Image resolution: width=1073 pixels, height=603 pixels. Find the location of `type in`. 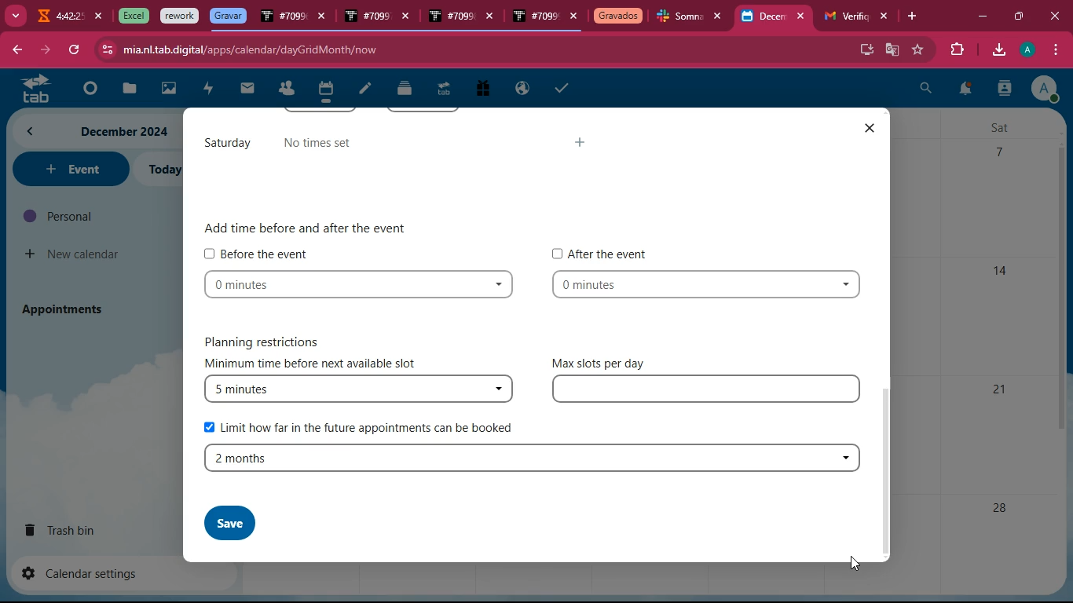

type in is located at coordinates (701, 389).